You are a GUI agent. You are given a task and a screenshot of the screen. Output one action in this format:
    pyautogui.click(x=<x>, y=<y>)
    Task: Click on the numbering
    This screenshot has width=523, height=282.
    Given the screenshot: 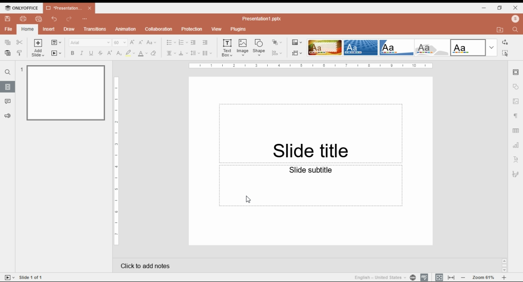 What is the action you would take?
    pyautogui.click(x=183, y=43)
    